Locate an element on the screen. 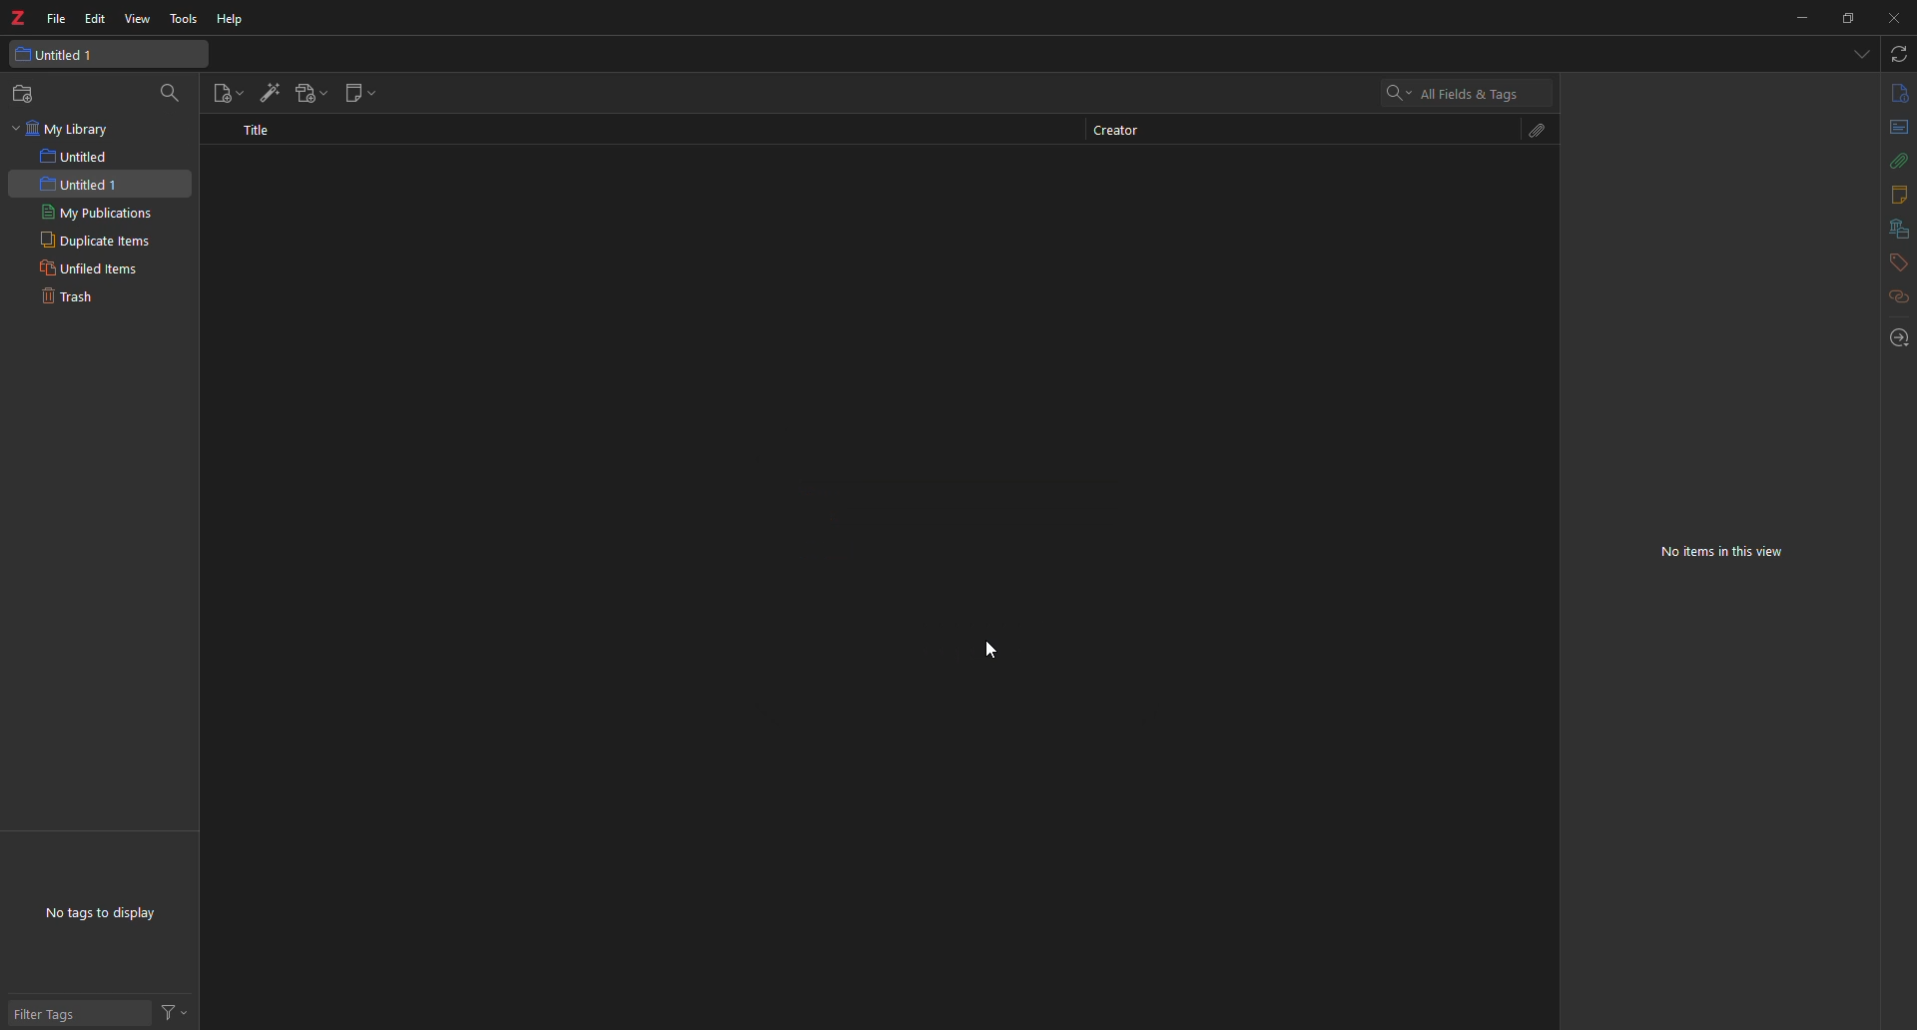 The image size is (1917, 1030). help is located at coordinates (235, 17).